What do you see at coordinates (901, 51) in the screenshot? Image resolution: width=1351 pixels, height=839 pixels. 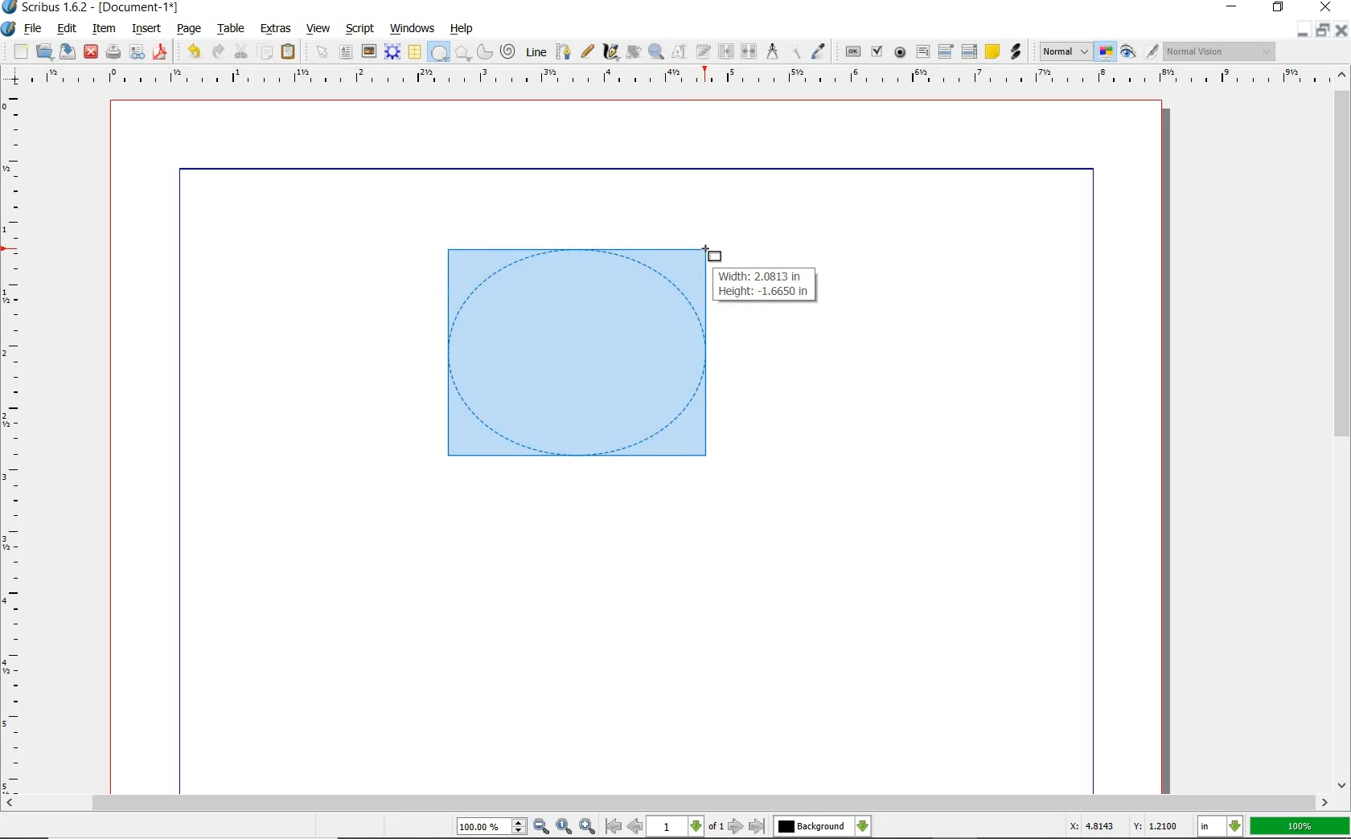 I see `PDF RADIO BUTTON` at bounding box center [901, 51].